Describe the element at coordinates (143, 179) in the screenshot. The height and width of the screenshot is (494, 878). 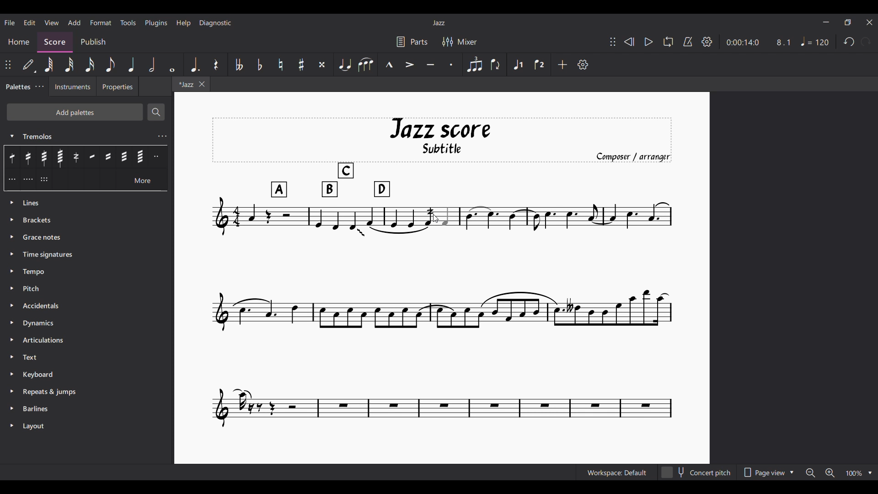
I see `More` at that location.